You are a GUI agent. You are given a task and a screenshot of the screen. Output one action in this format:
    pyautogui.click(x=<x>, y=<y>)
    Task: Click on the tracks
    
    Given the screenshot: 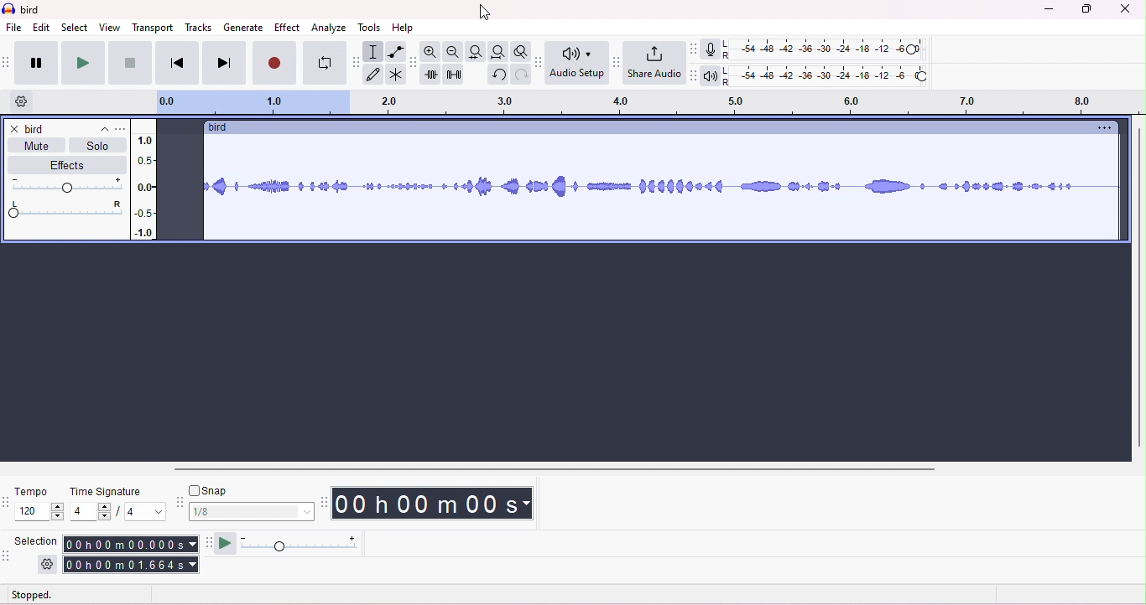 What is the action you would take?
    pyautogui.click(x=199, y=28)
    